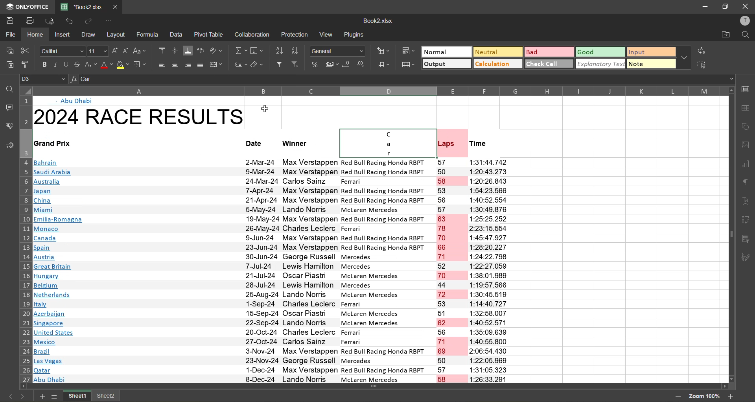  What do you see at coordinates (250, 141) in the screenshot?
I see `Winner` at bounding box center [250, 141].